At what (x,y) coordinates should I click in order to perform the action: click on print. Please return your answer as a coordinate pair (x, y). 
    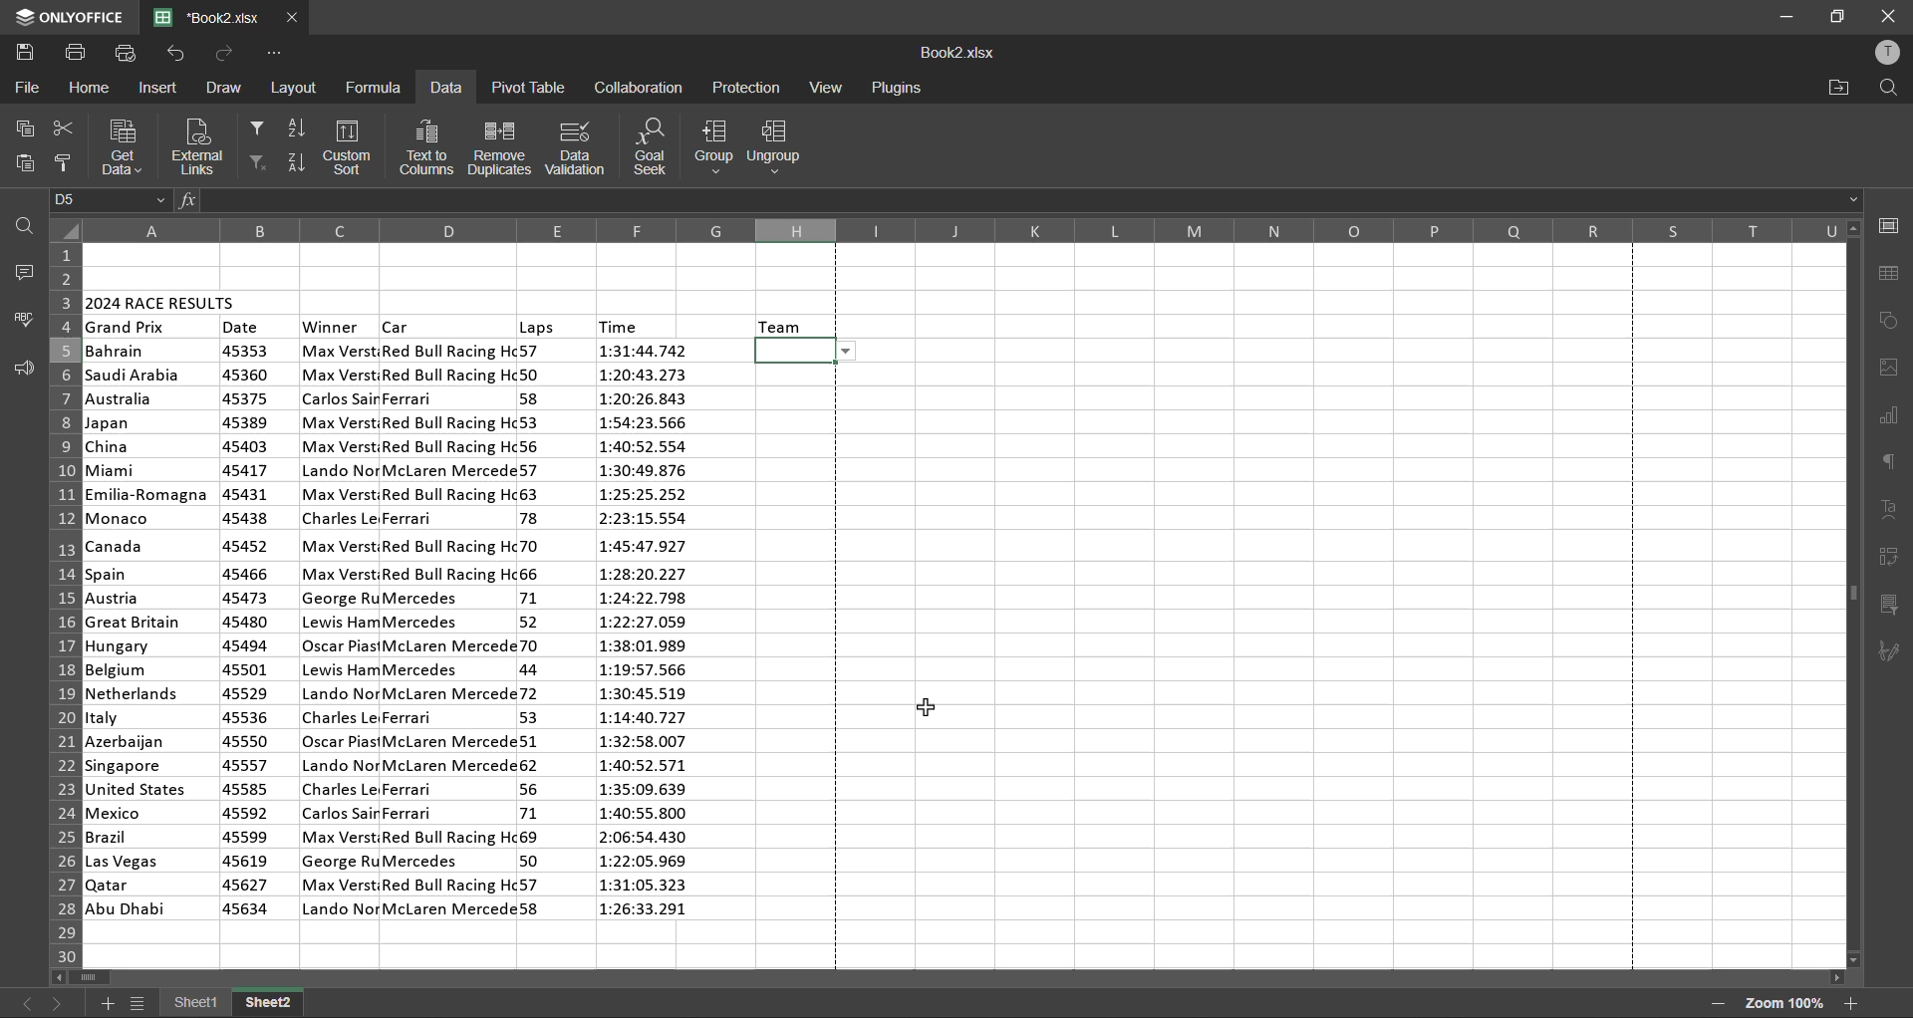
    Looking at the image, I should click on (77, 53).